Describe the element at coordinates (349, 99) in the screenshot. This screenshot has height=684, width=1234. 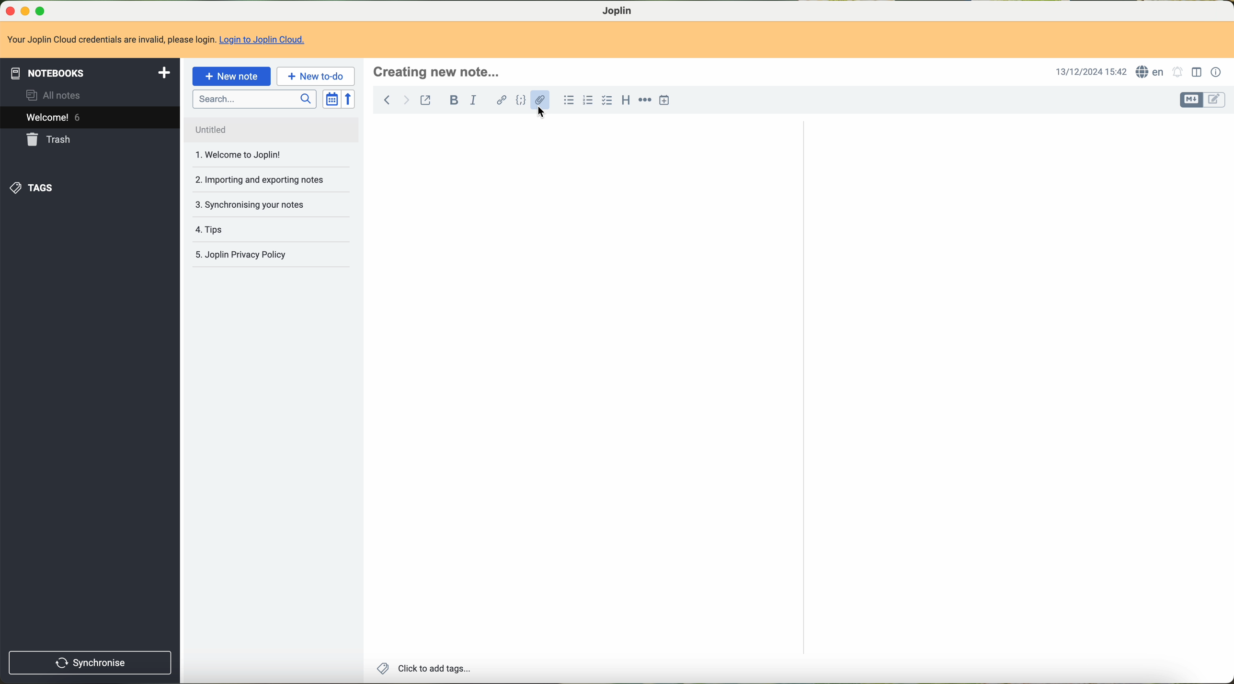
I see `reverse sort order` at that location.